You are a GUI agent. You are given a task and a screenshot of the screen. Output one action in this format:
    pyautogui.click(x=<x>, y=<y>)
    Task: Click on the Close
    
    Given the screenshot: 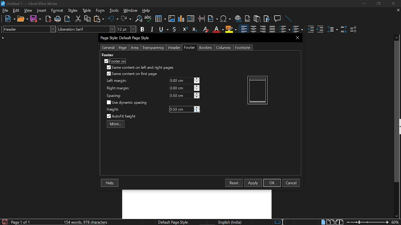 What is the action you would take?
    pyautogui.click(x=393, y=4)
    